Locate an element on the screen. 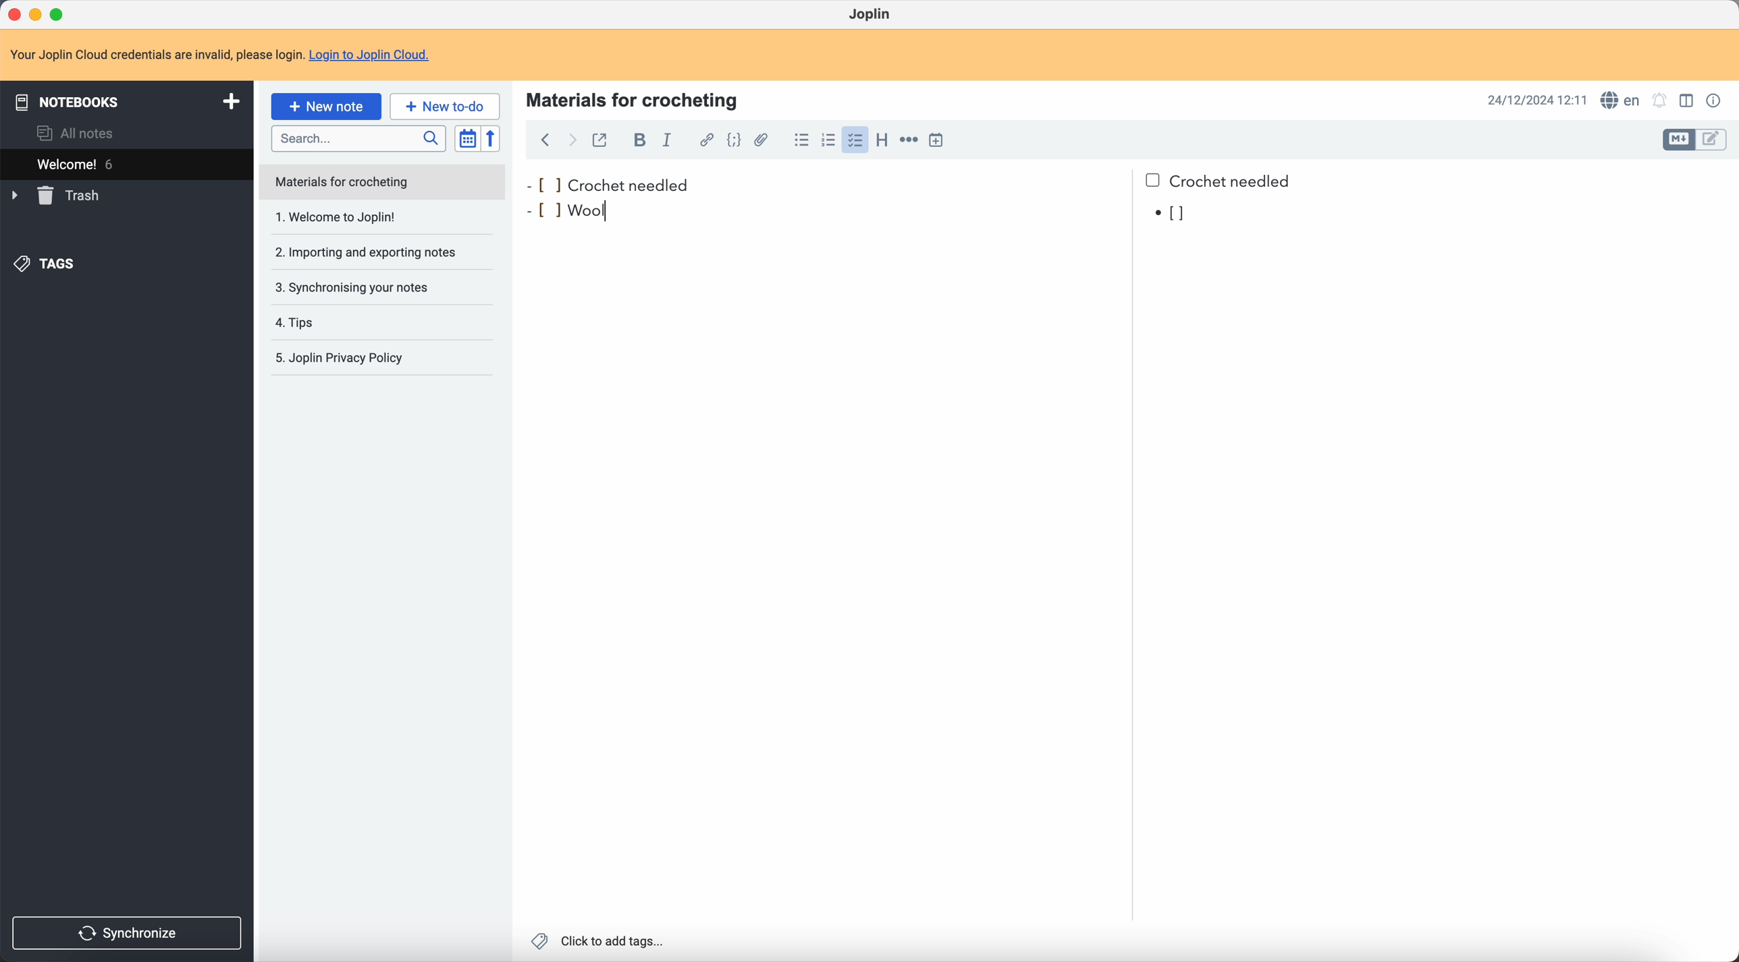 This screenshot has height=962, width=1739. bulleted list is located at coordinates (800, 140).